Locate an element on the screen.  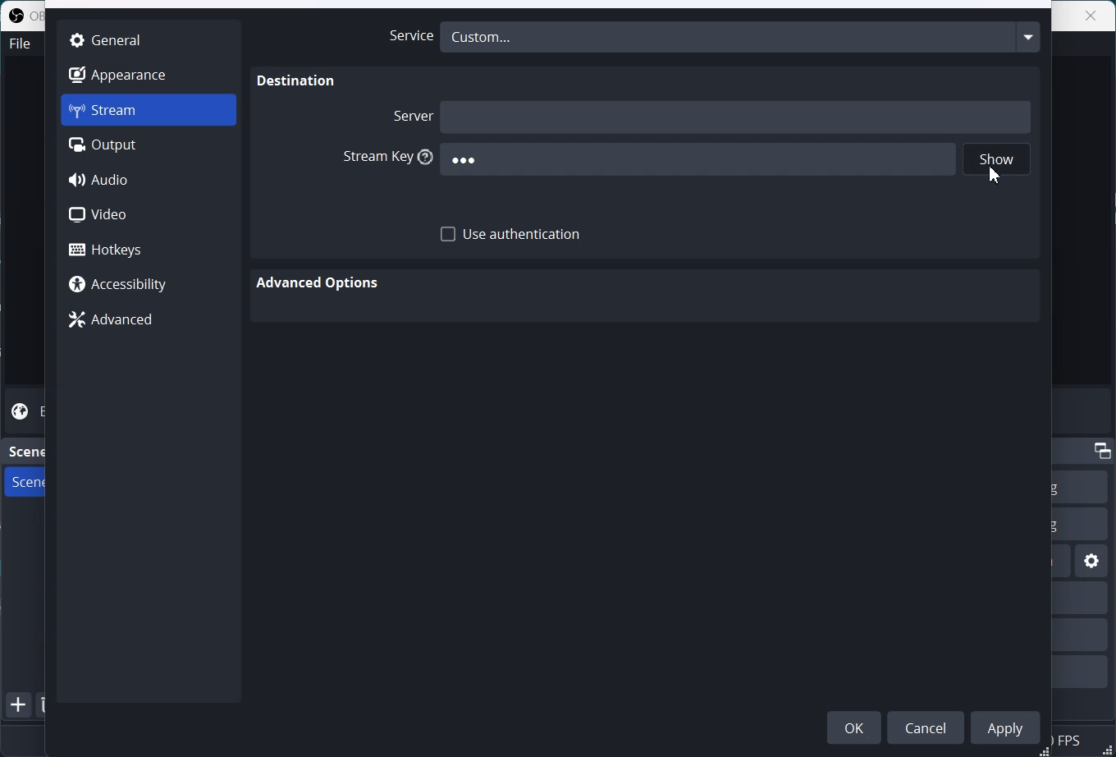
Hotkeys is located at coordinates (149, 249).